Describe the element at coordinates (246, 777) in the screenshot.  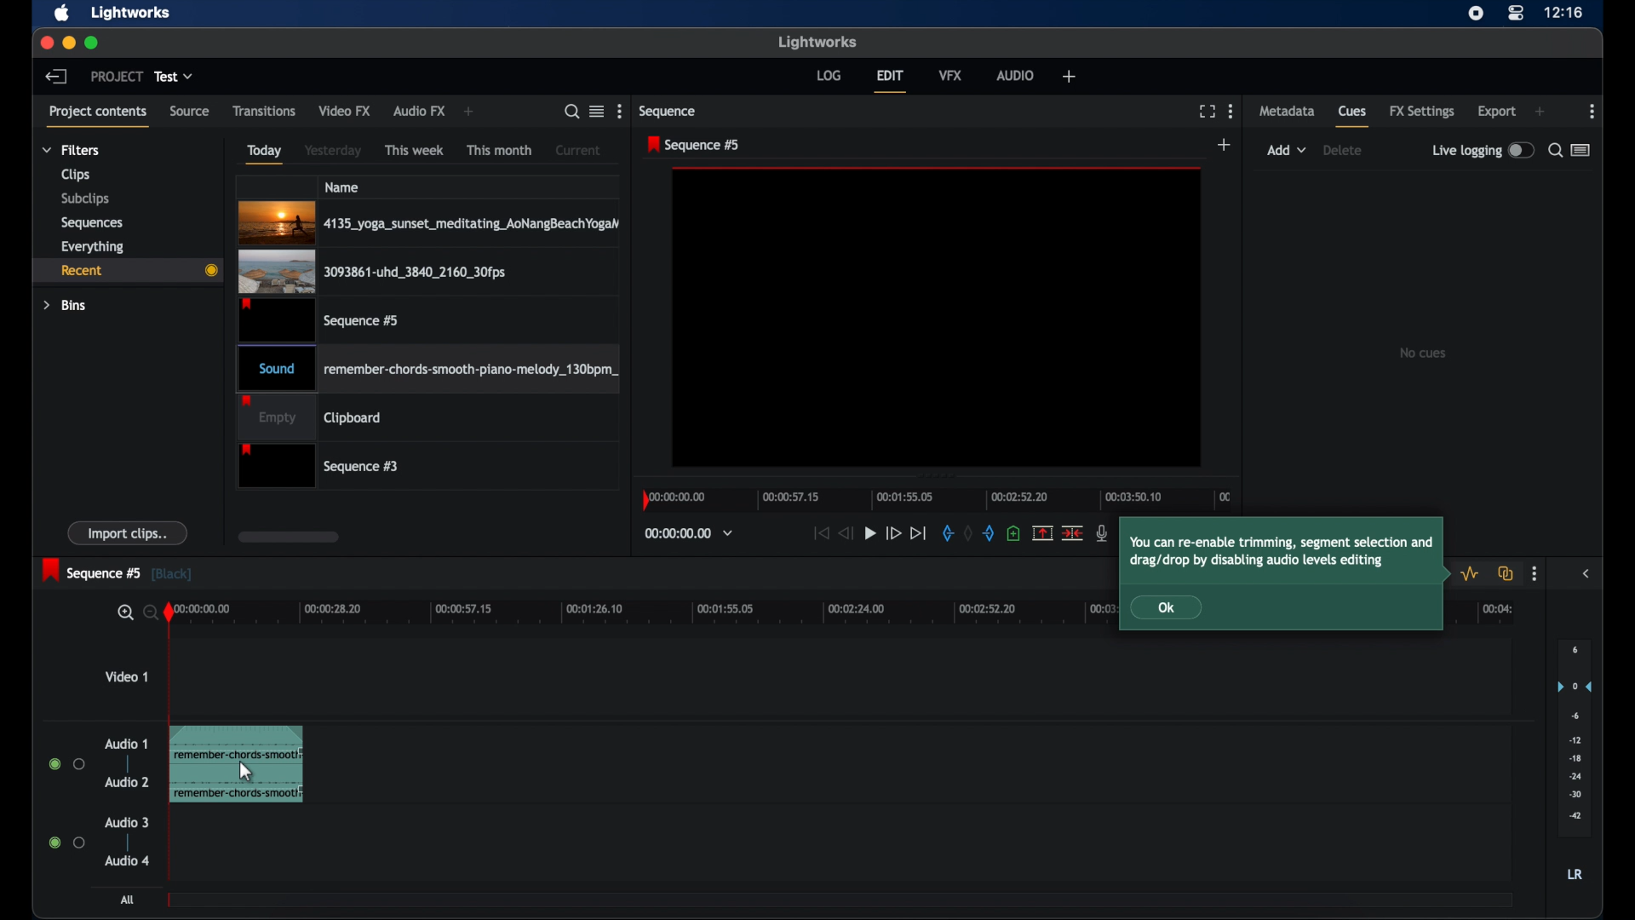
I see `drag cursor` at that location.